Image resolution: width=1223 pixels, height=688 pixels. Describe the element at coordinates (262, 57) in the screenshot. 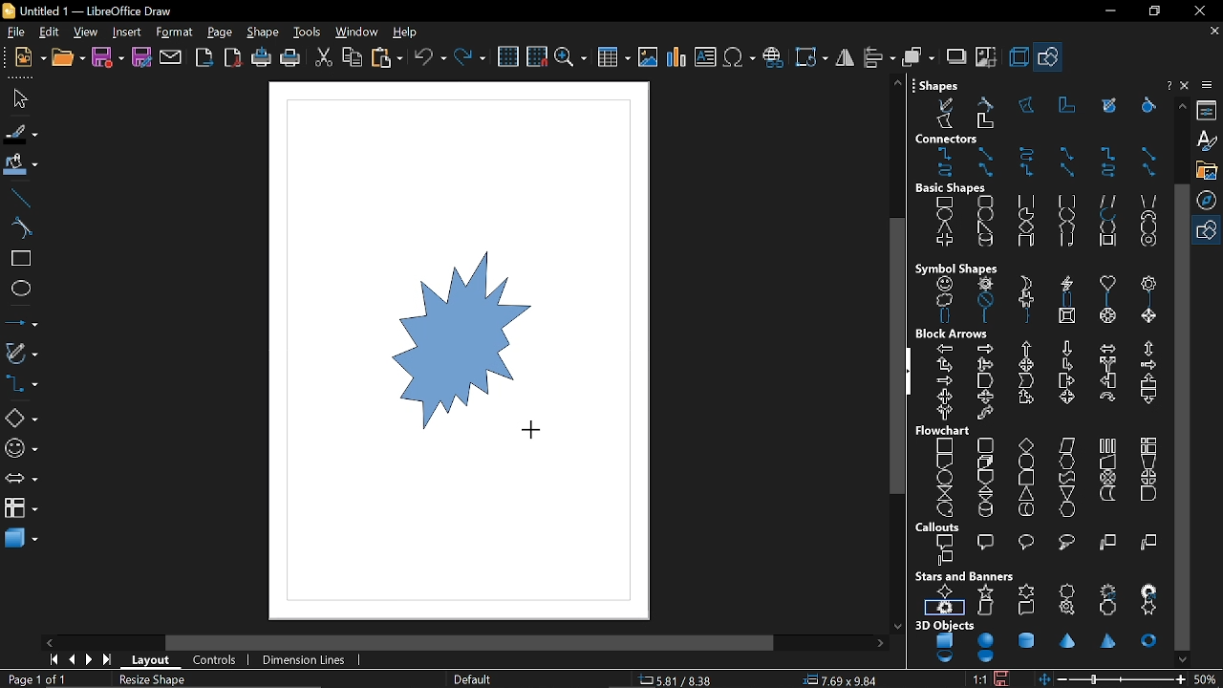

I see `print directly` at that location.